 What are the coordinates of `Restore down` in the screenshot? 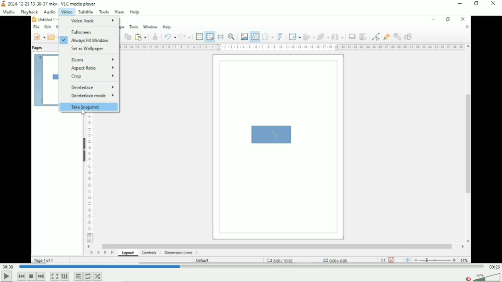 It's located at (477, 4).